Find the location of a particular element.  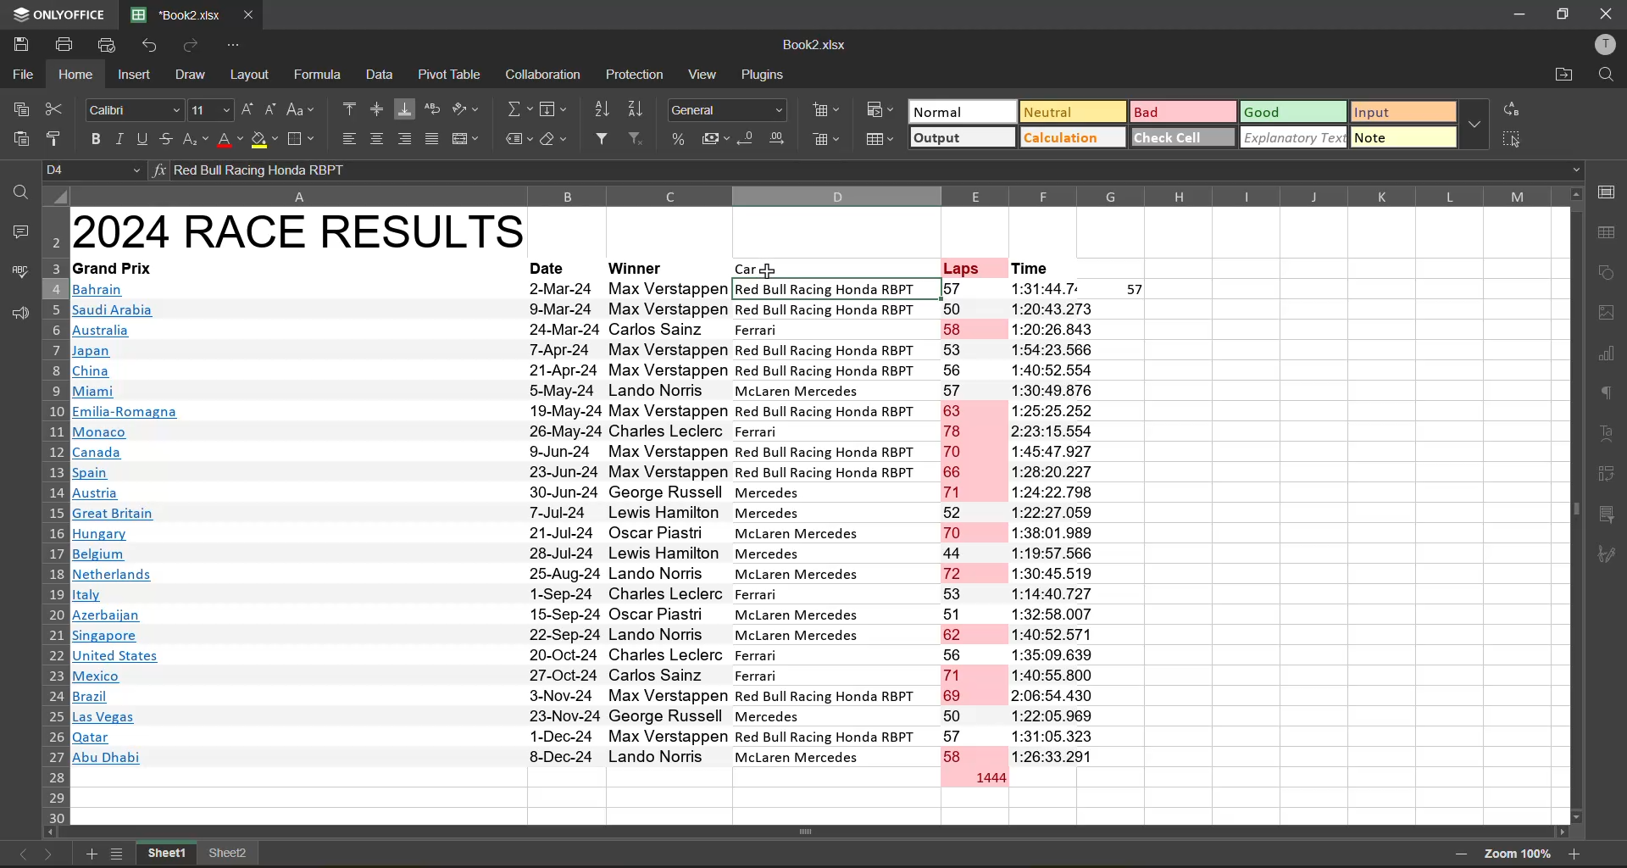

redo is located at coordinates (190, 45).